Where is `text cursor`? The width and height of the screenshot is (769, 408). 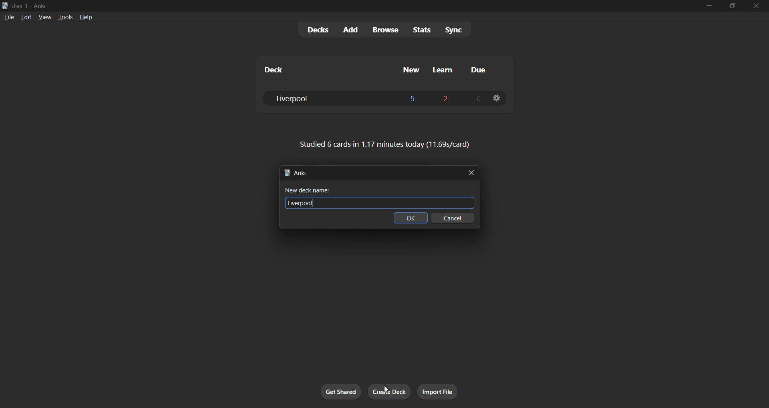 text cursor is located at coordinates (317, 202).